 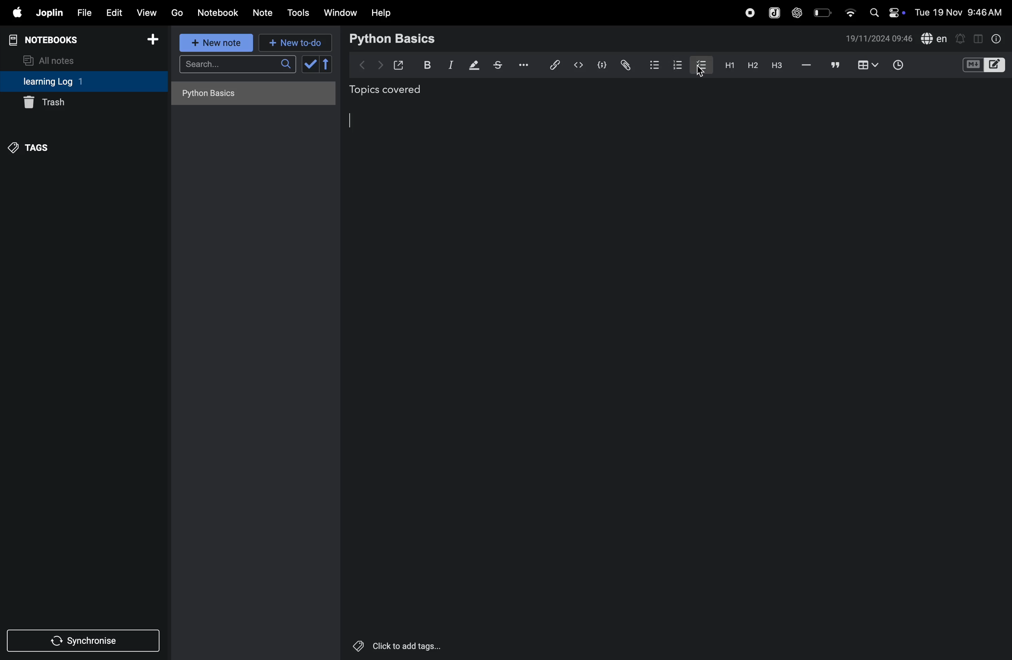 What do you see at coordinates (797, 11) in the screenshot?
I see `chatgpt` at bounding box center [797, 11].